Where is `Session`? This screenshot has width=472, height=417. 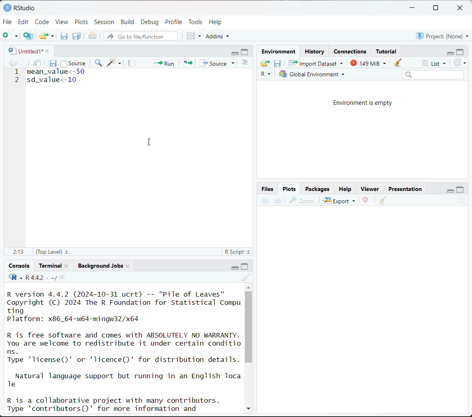 Session is located at coordinates (105, 22).